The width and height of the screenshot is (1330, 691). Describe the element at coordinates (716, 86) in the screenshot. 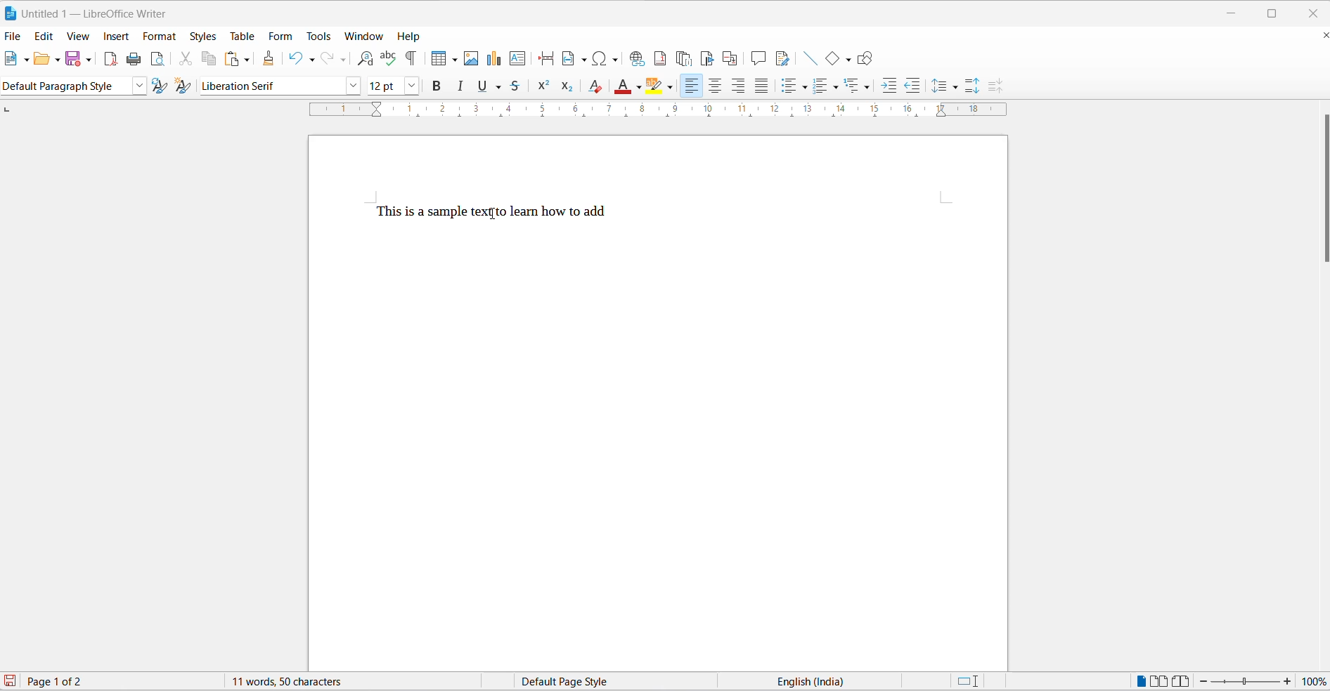

I see `text align center` at that location.